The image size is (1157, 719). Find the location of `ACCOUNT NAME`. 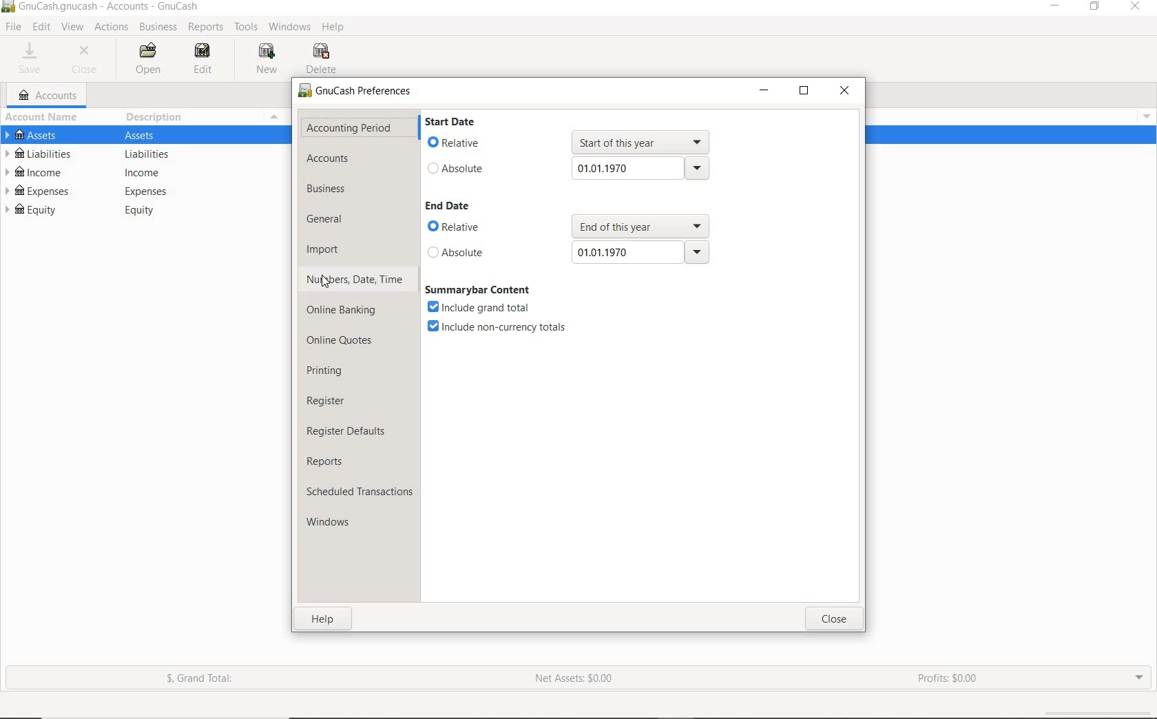

ACCOUNT NAME is located at coordinates (44, 116).